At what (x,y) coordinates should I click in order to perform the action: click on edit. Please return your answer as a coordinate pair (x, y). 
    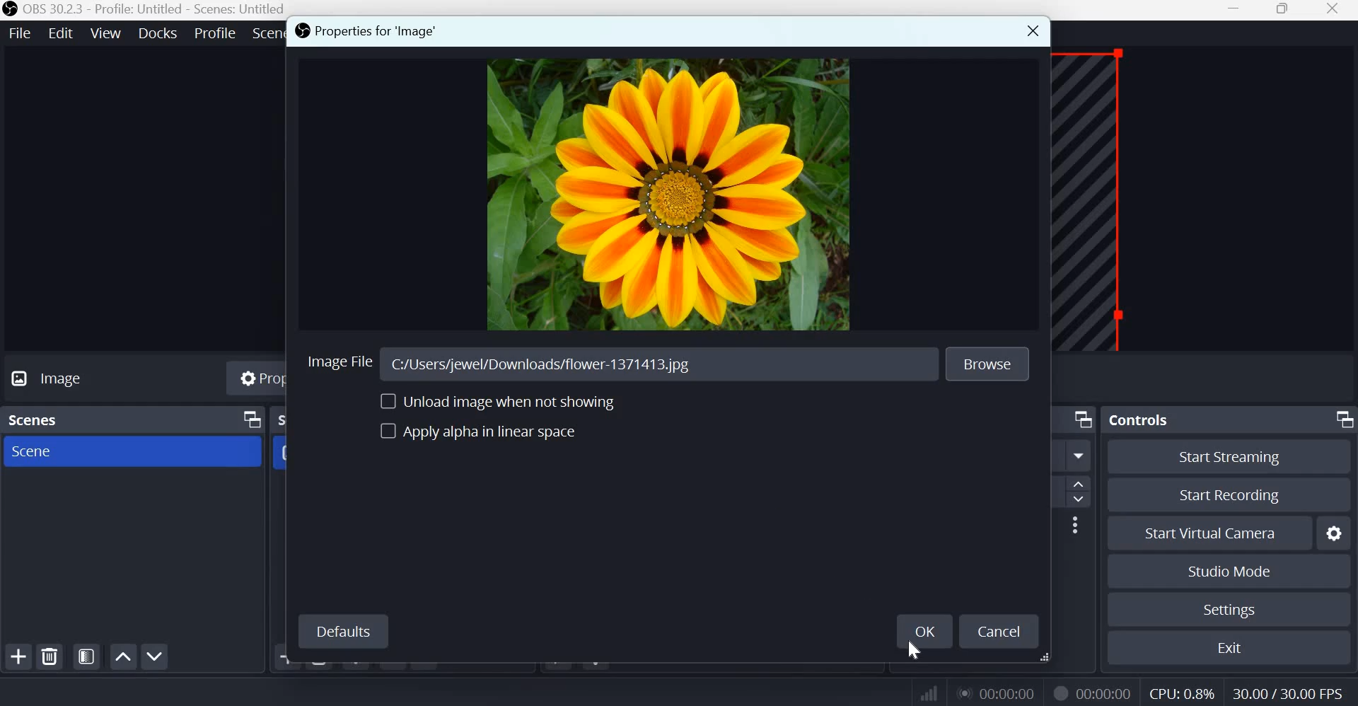
    Looking at the image, I should click on (61, 32).